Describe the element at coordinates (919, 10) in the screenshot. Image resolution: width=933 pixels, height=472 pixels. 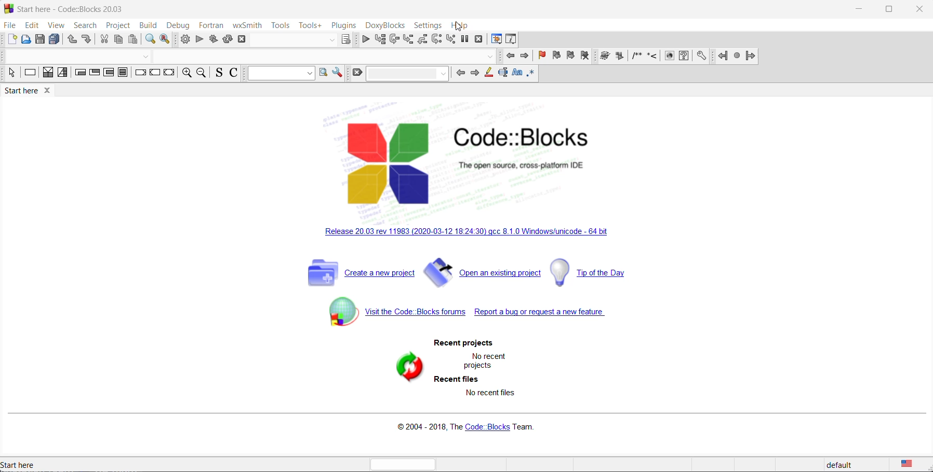
I see `close` at that location.